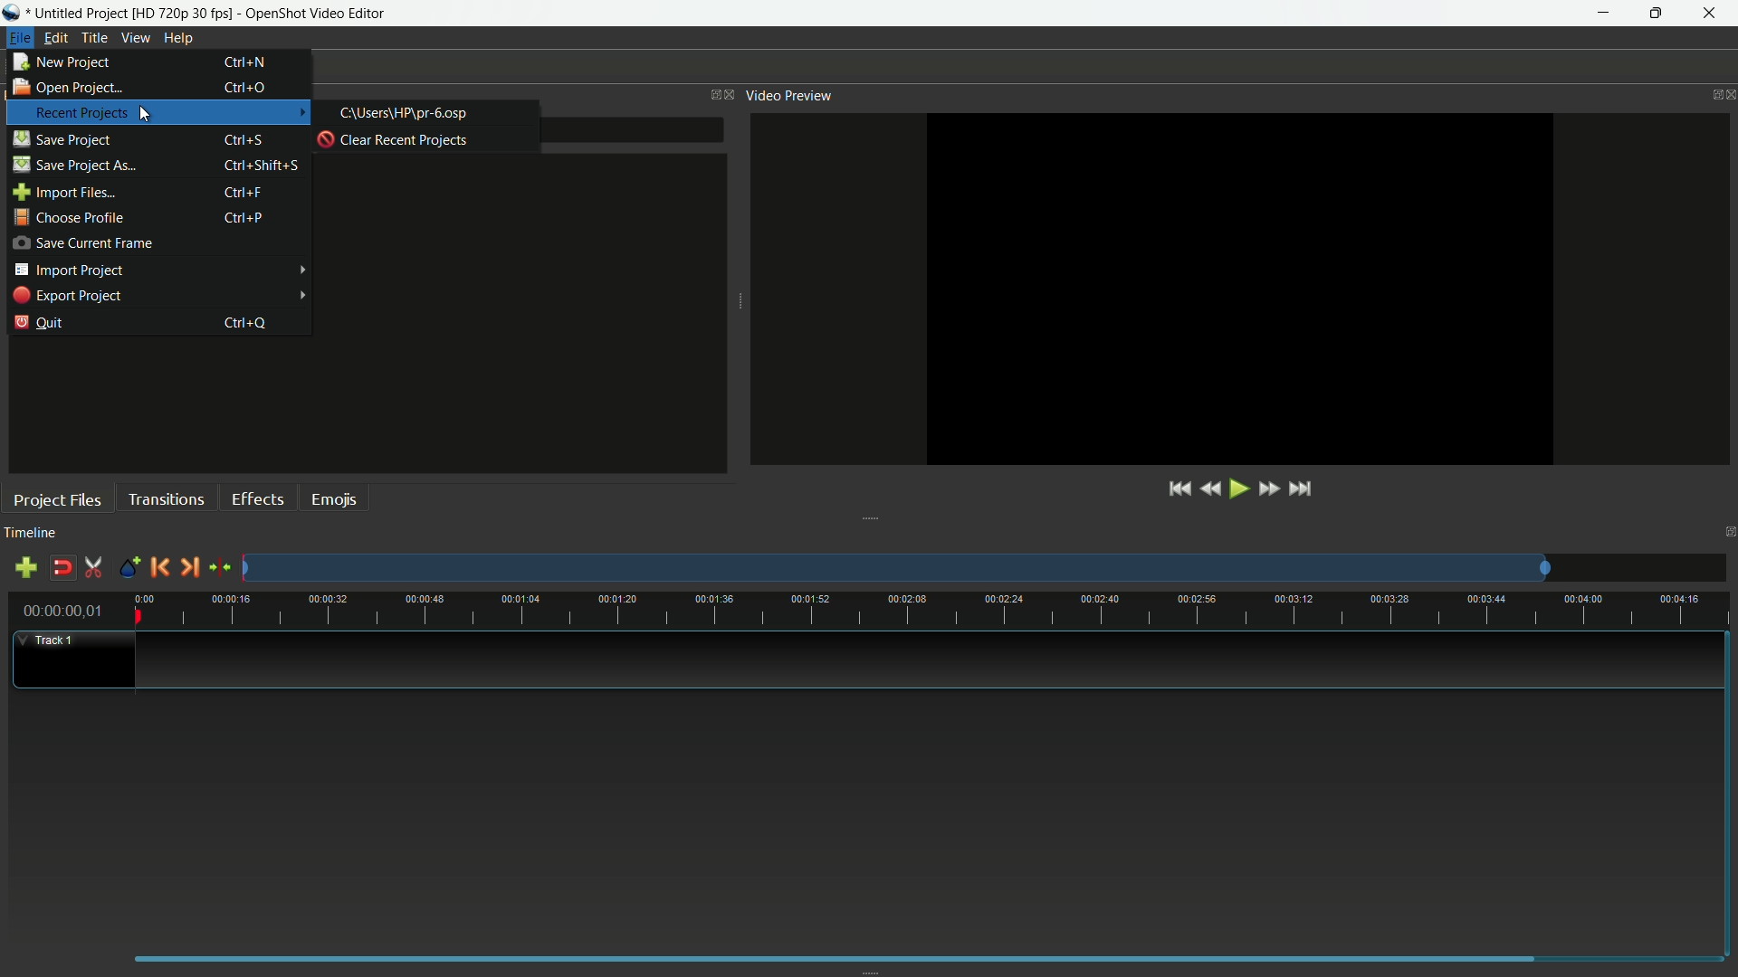 The image size is (1738, 977). What do you see at coordinates (245, 193) in the screenshot?
I see `keyboard shortcut` at bounding box center [245, 193].